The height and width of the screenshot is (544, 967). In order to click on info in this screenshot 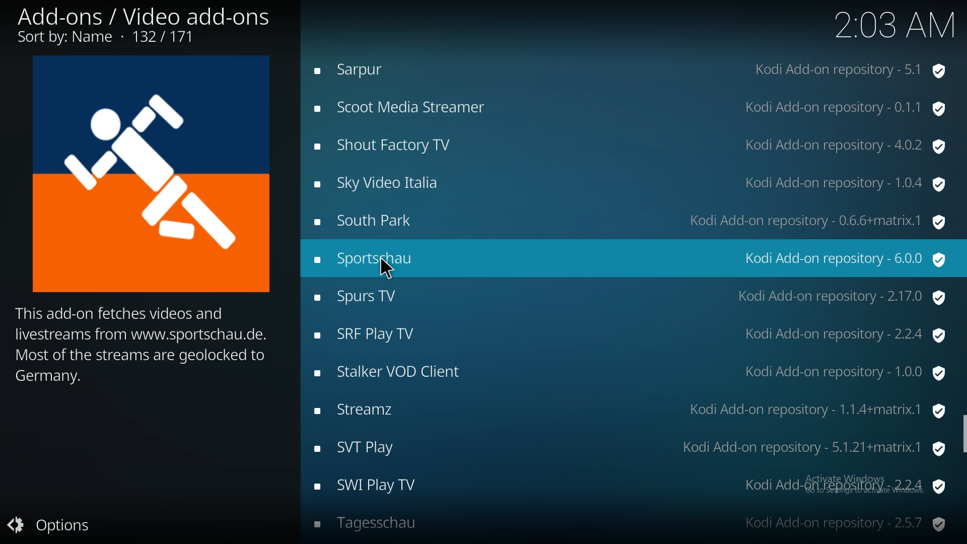, I will do `click(141, 345)`.